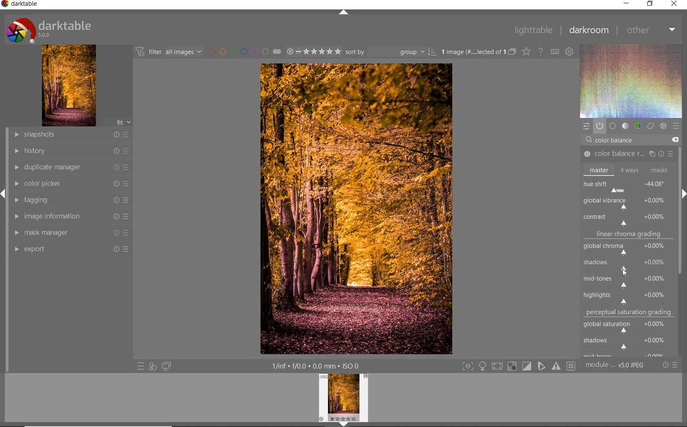 Image resolution: width=687 pixels, height=427 pixels. What do you see at coordinates (683, 191) in the screenshot?
I see `expand/collapse` at bounding box center [683, 191].